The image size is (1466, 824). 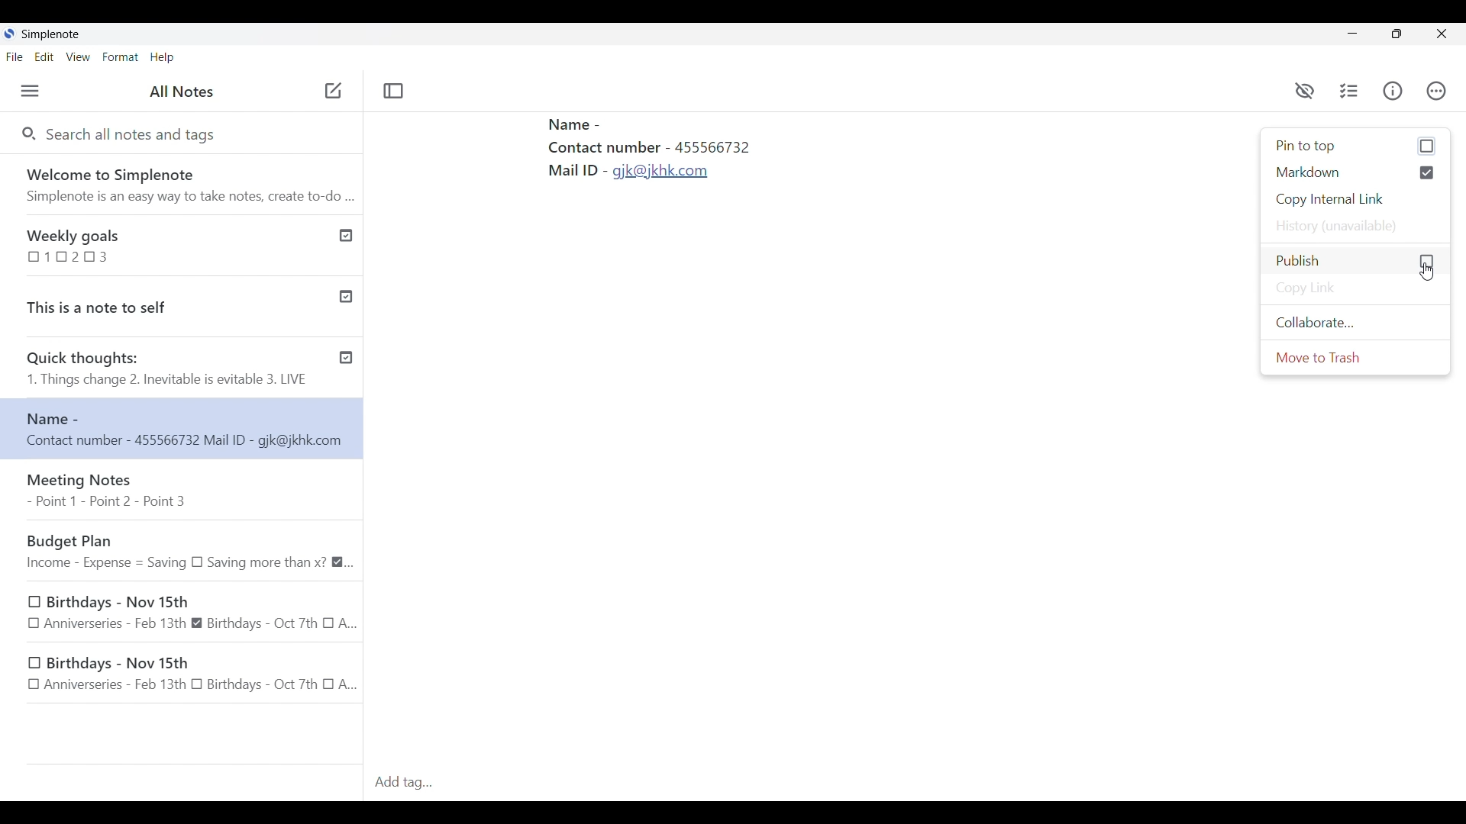 What do you see at coordinates (15, 56) in the screenshot?
I see `File menu` at bounding box center [15, 56].